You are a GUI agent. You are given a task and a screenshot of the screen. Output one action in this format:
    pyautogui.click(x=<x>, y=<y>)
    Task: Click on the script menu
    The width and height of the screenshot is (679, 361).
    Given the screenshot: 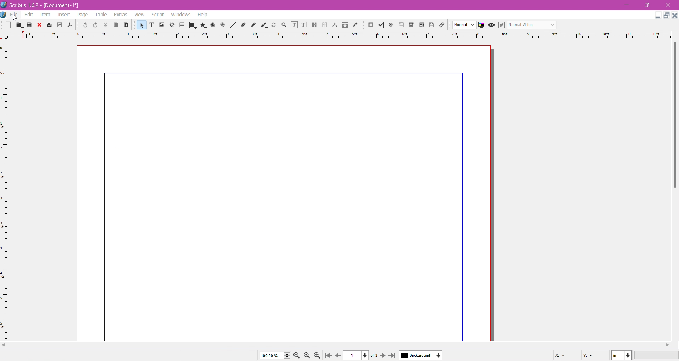 What is the action you would take?
    pyautogui.click(x=159, y=15)
    